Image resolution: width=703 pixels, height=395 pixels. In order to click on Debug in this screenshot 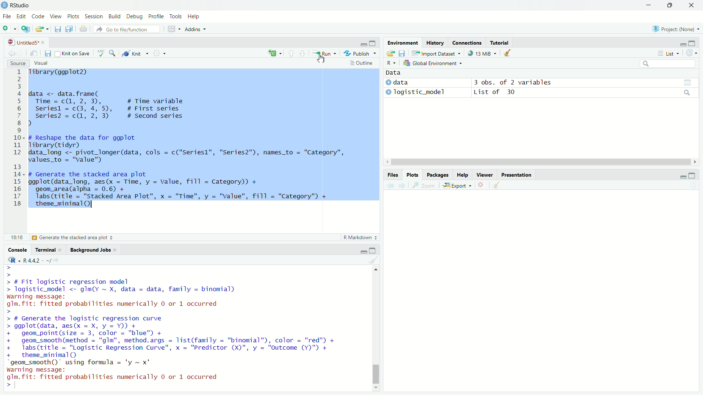, I will do `click(132, 15)`.